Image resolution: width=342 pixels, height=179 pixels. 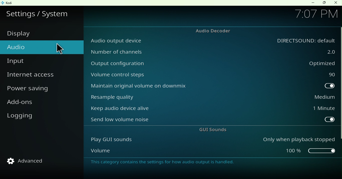 What do you see at coordinates (18, 47) in the screenshot?
I see `Audio` at bounding box center [18, 47].